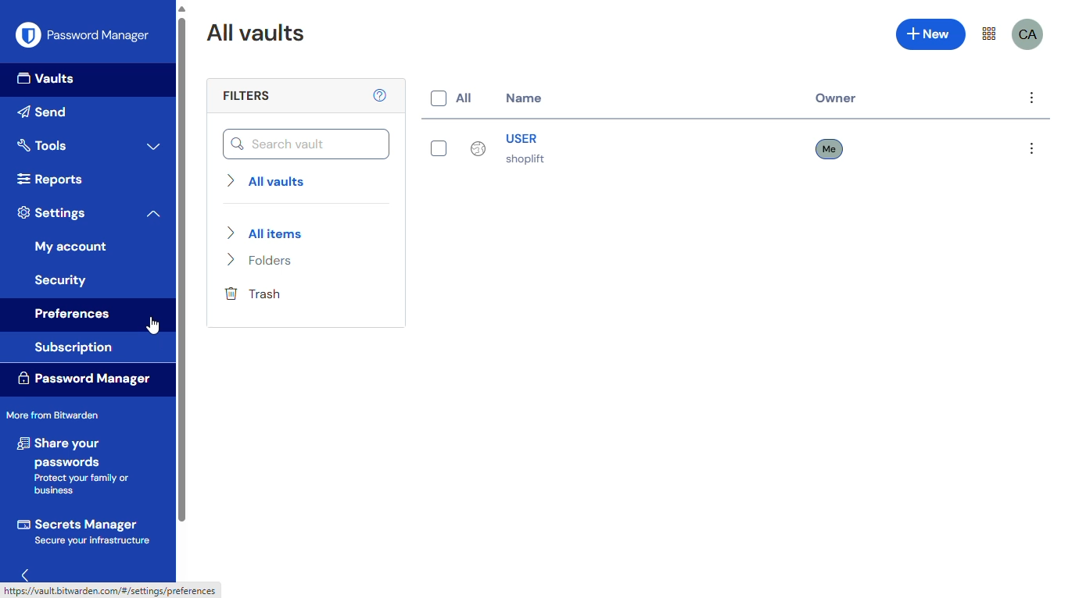 This screenshot has width=1068, height=598. What do you see at coordinates (84, 378) in the screenshot?
I see `password manager` at bounding box center [84, 378].